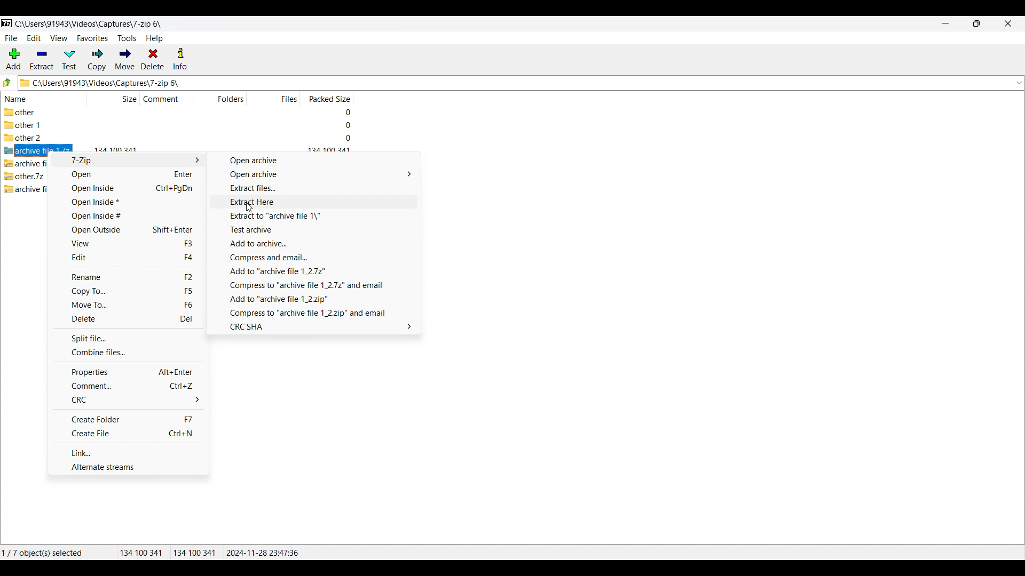 This screenshot has height=576, width=1025. I want to click on 134100 341, so click(141, 553).